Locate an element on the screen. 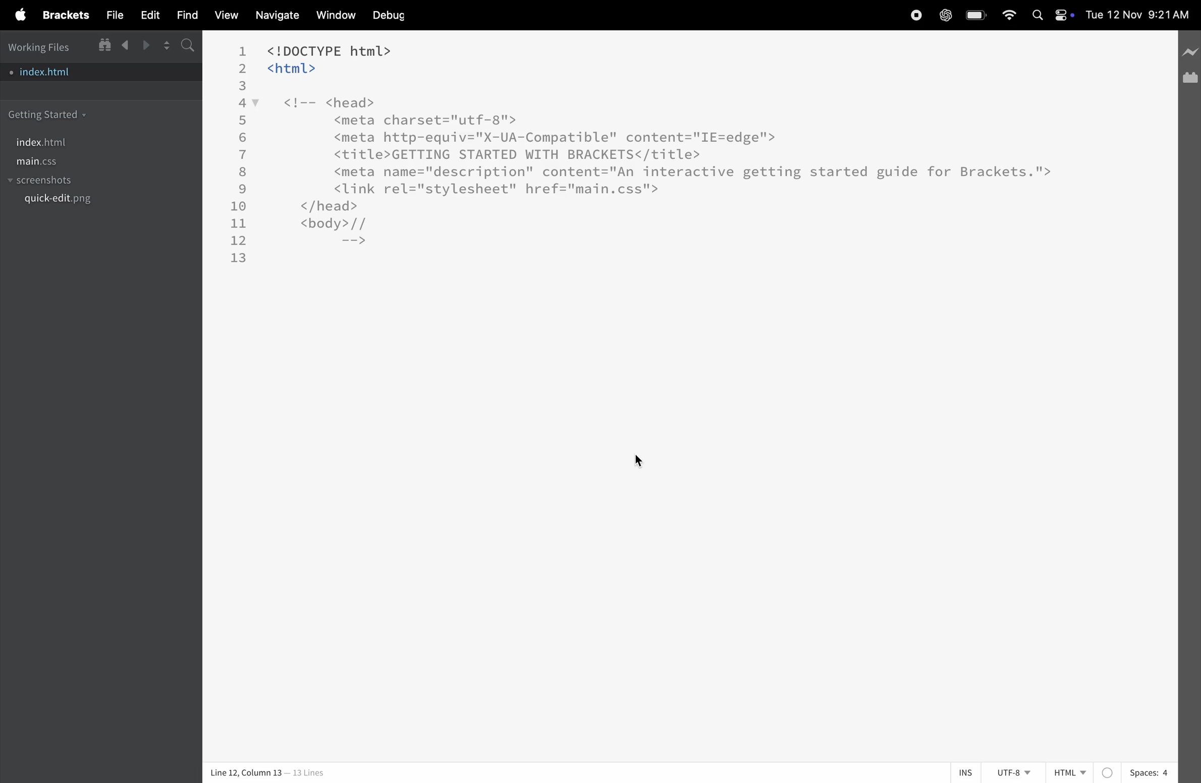 Image resolution: width=1201 pixels, height=783 pixels. Line 12, Column 13 — 13 Lines is located at coordinates (269, 772).